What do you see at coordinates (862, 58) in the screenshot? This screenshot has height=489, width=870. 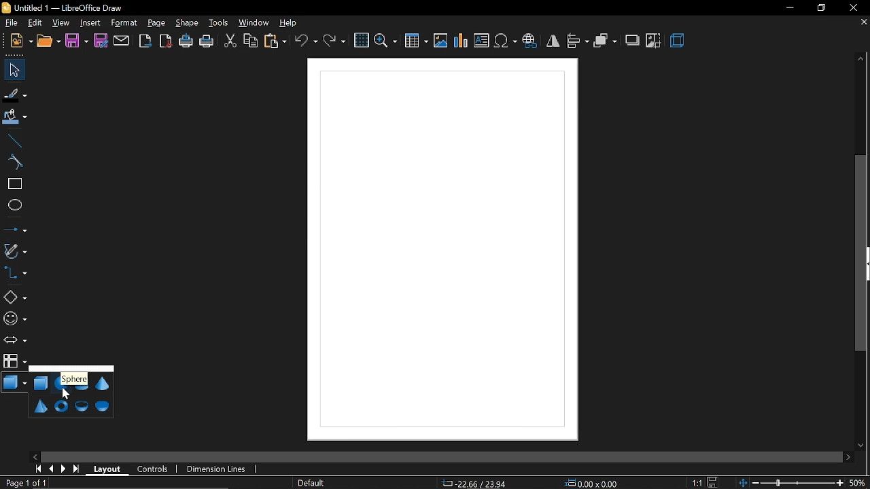 I see `move up` at bounding box center [862, 58].